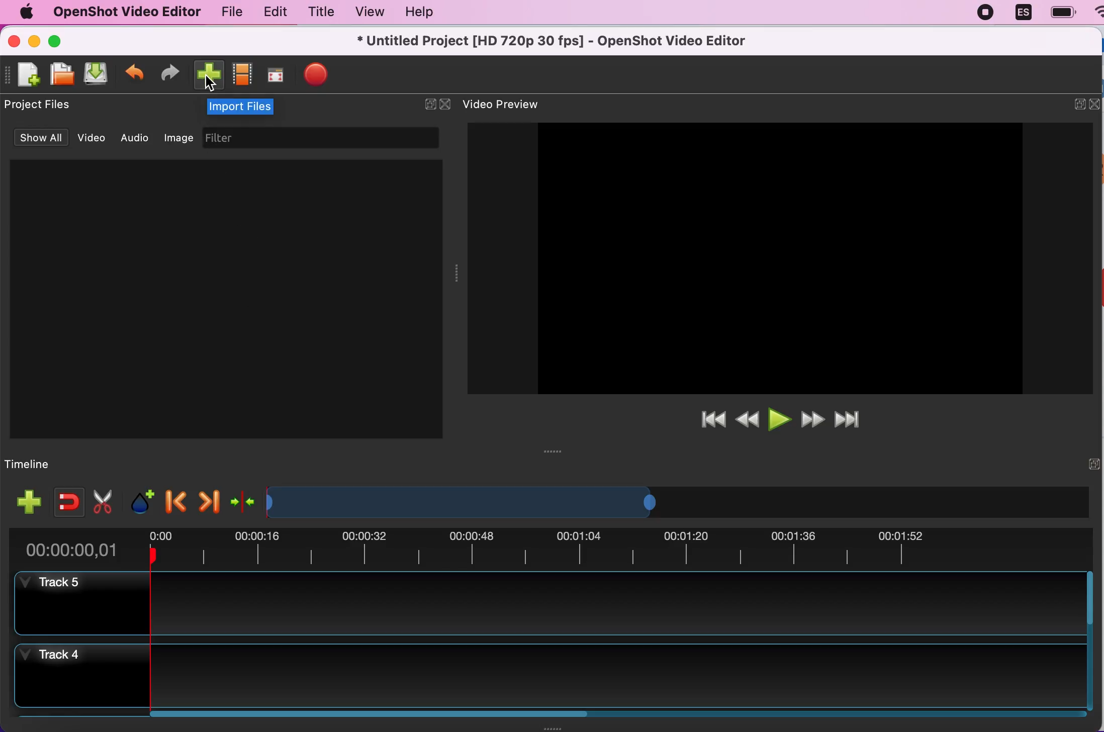 This screenshot has height=732, width=1104. Describe the element at coordinates (38, 465) in the screenshot. I see `timeline` at that location.